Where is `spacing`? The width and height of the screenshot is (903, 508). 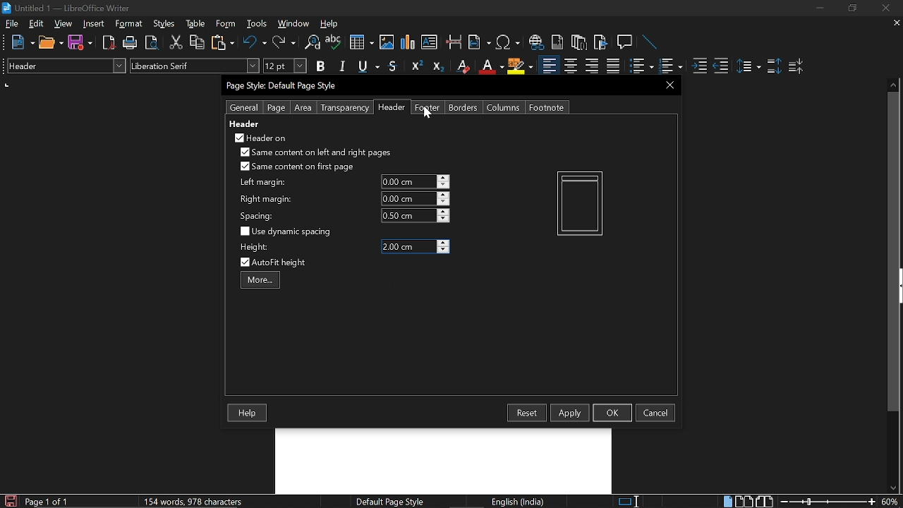
spacing is located at coordinates (259, 216).